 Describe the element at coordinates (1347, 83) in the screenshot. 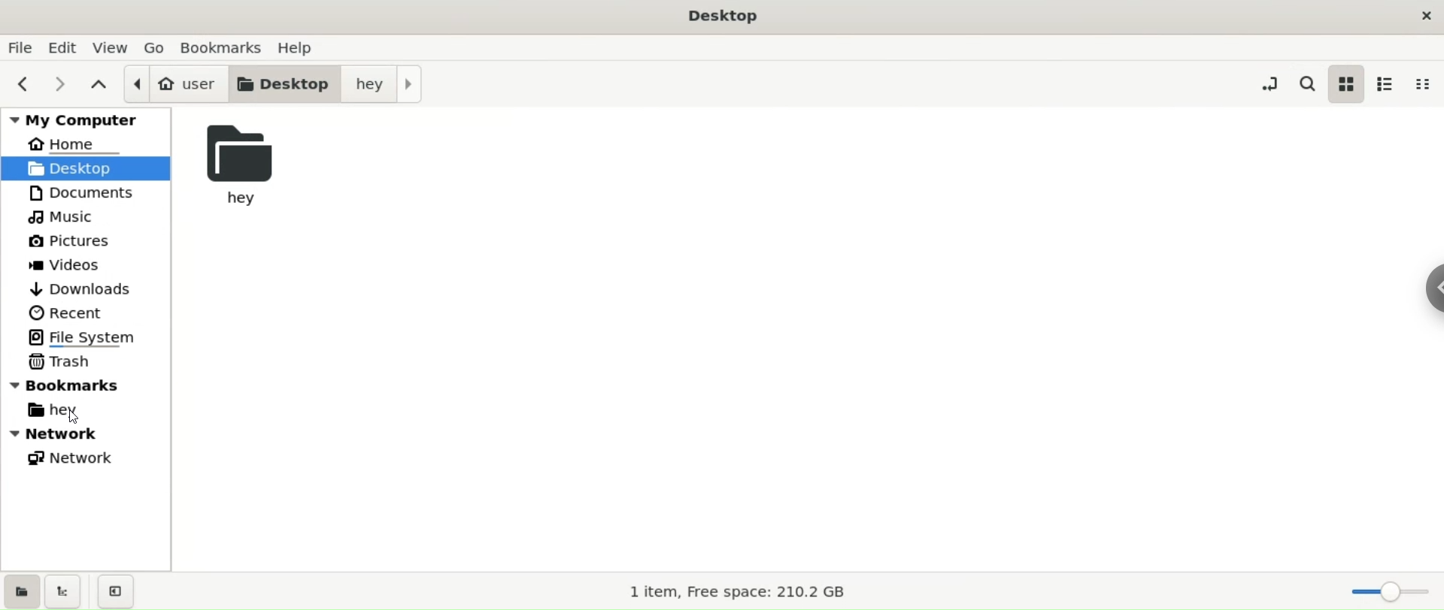

I see `icon view` at that location.